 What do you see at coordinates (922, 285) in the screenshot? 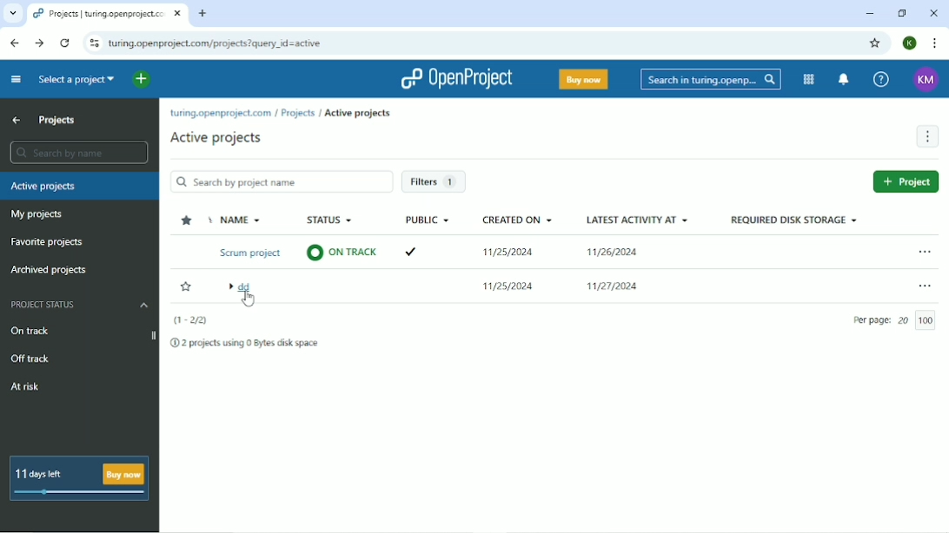
I see `More` at bounding box center [922, 285].